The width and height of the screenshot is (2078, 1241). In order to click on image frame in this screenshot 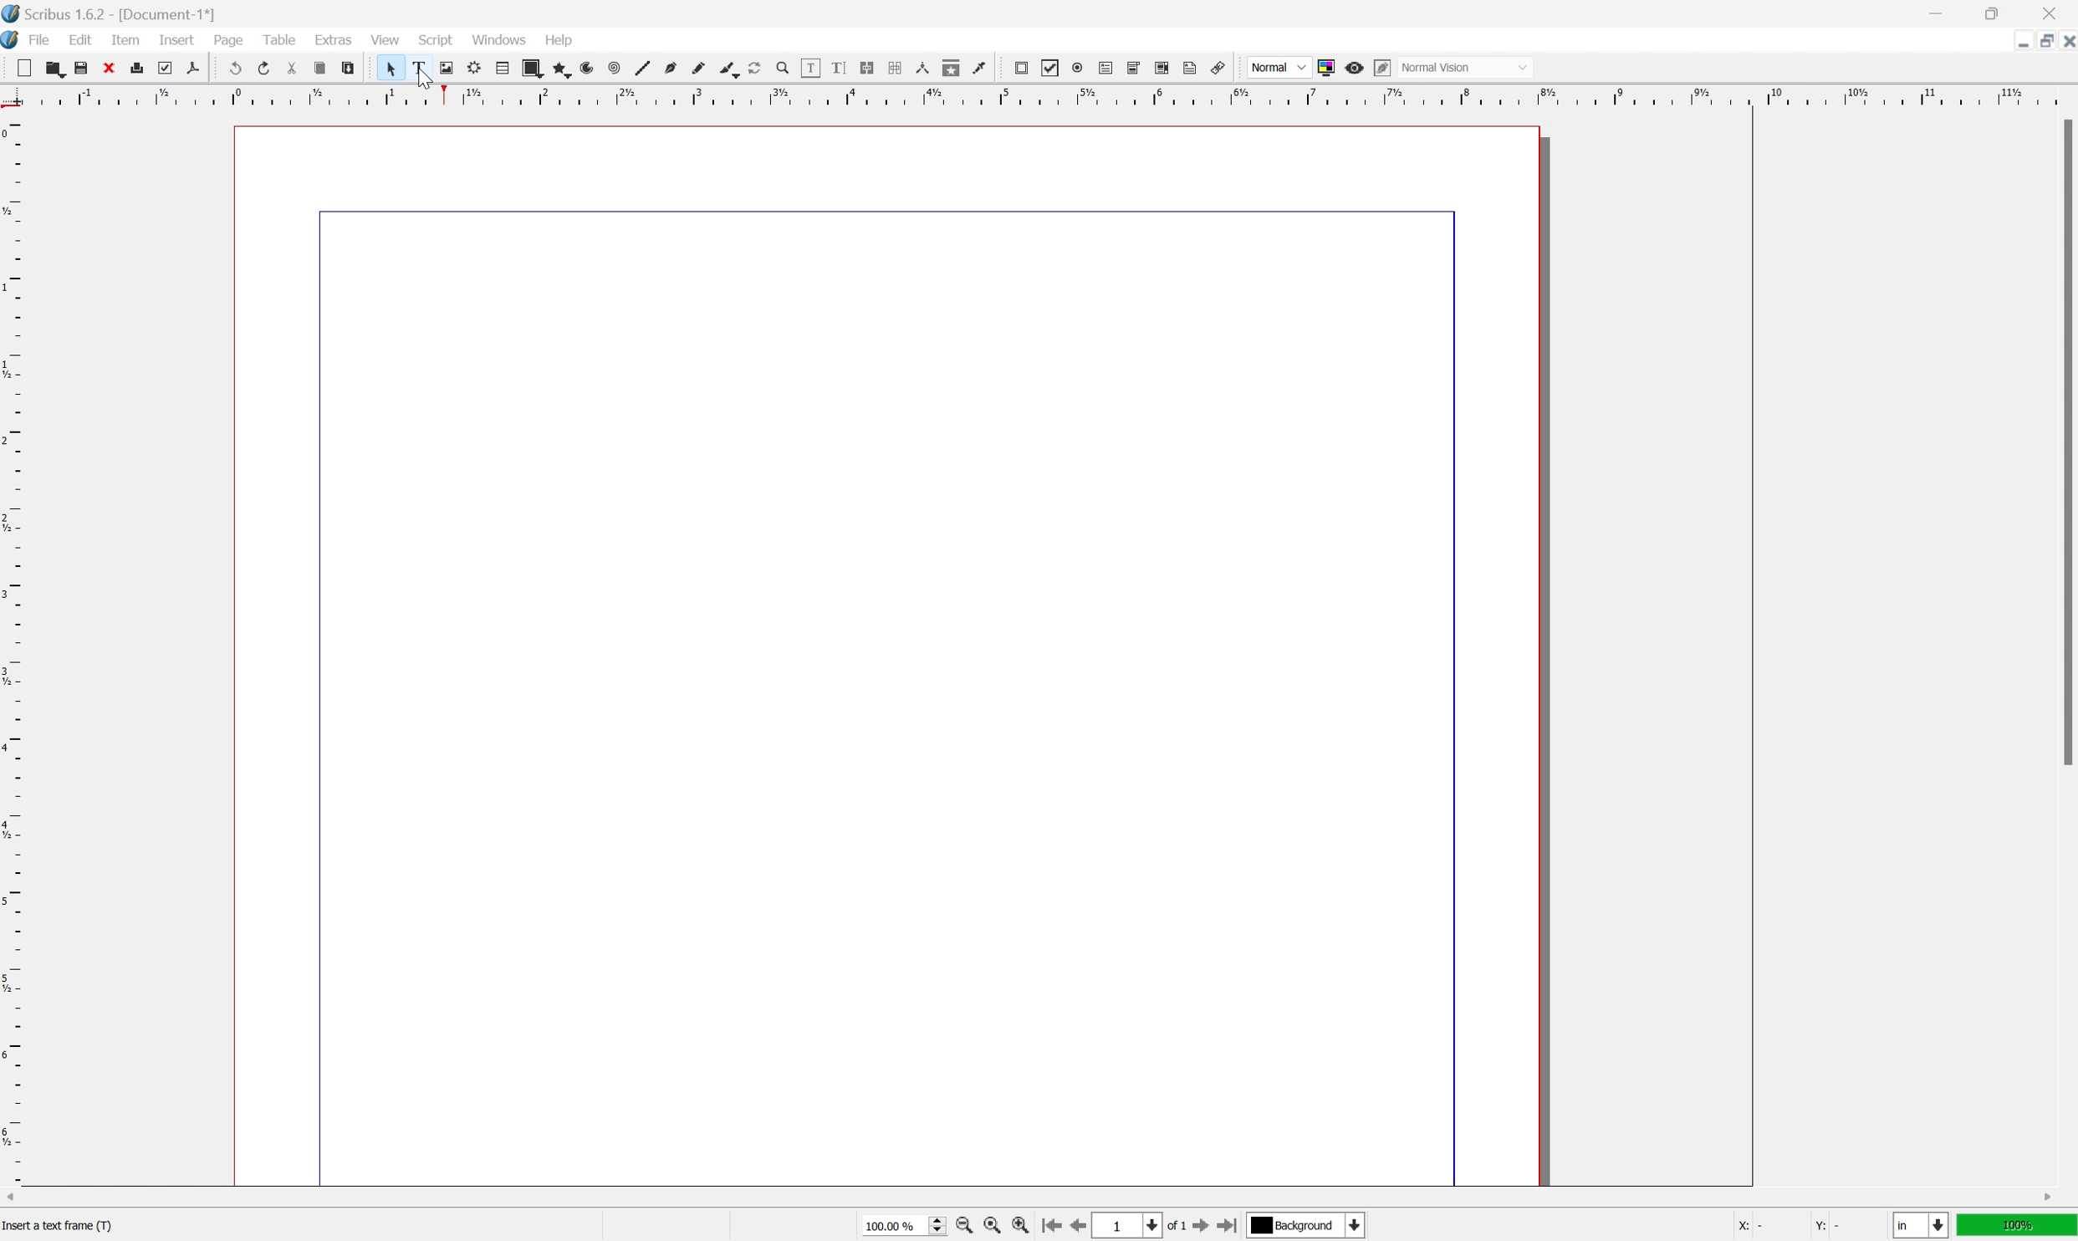, I will do `click(445, 68)`.